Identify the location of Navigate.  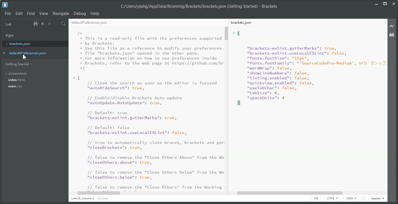
(61, 13).